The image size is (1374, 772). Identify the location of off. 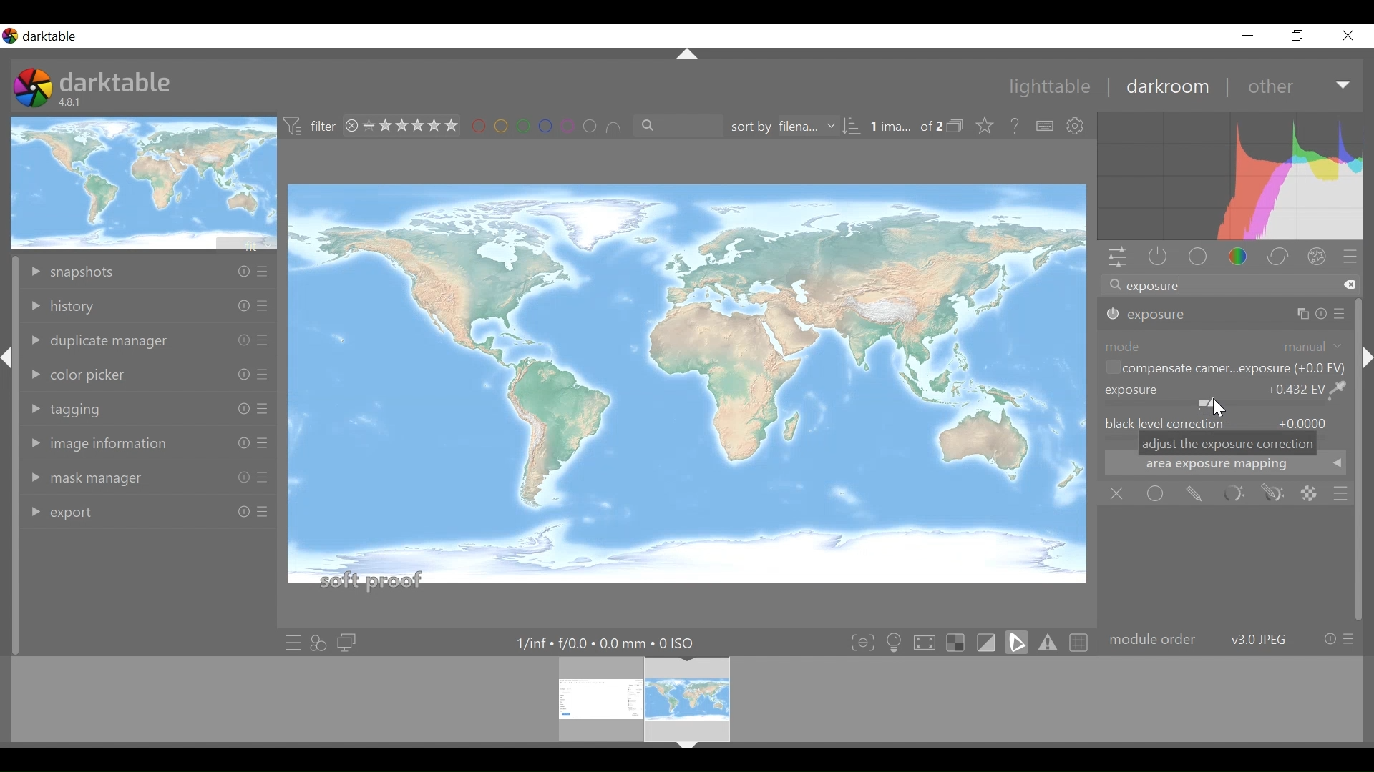
(1120, 494).